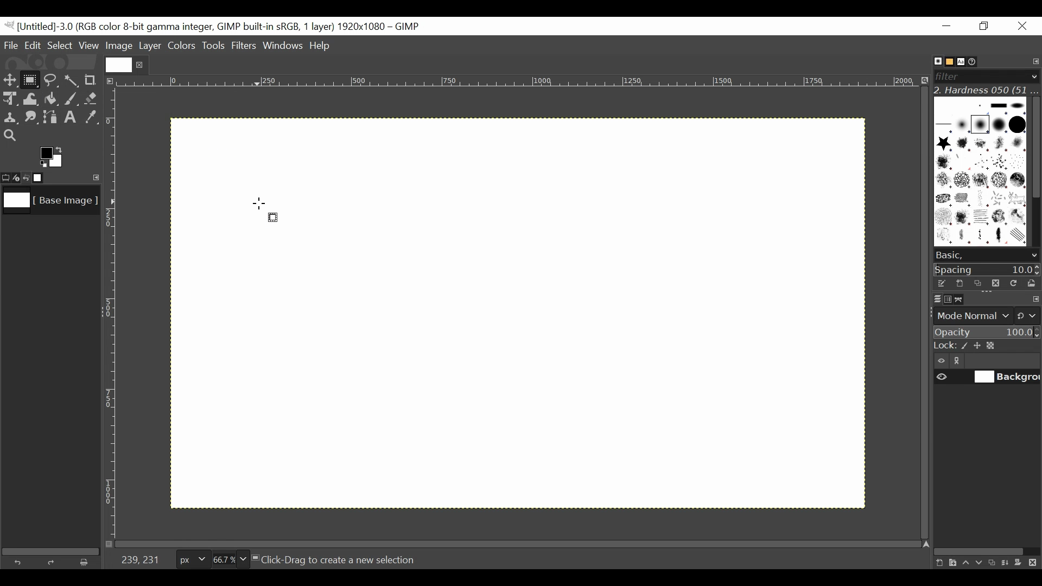  I want to click on Open, so click(1029, 283).